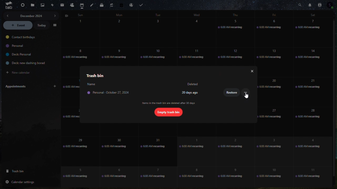 This screenshot has height=189, width=337. Describe the element at coordinates (121, 5) in the screenshot. I see `free trail` at that location.